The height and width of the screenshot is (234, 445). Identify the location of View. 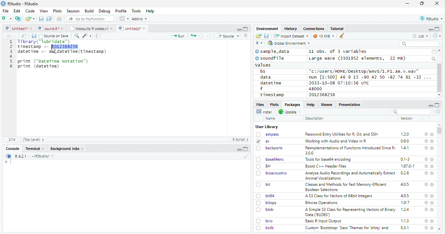
(44, 11).